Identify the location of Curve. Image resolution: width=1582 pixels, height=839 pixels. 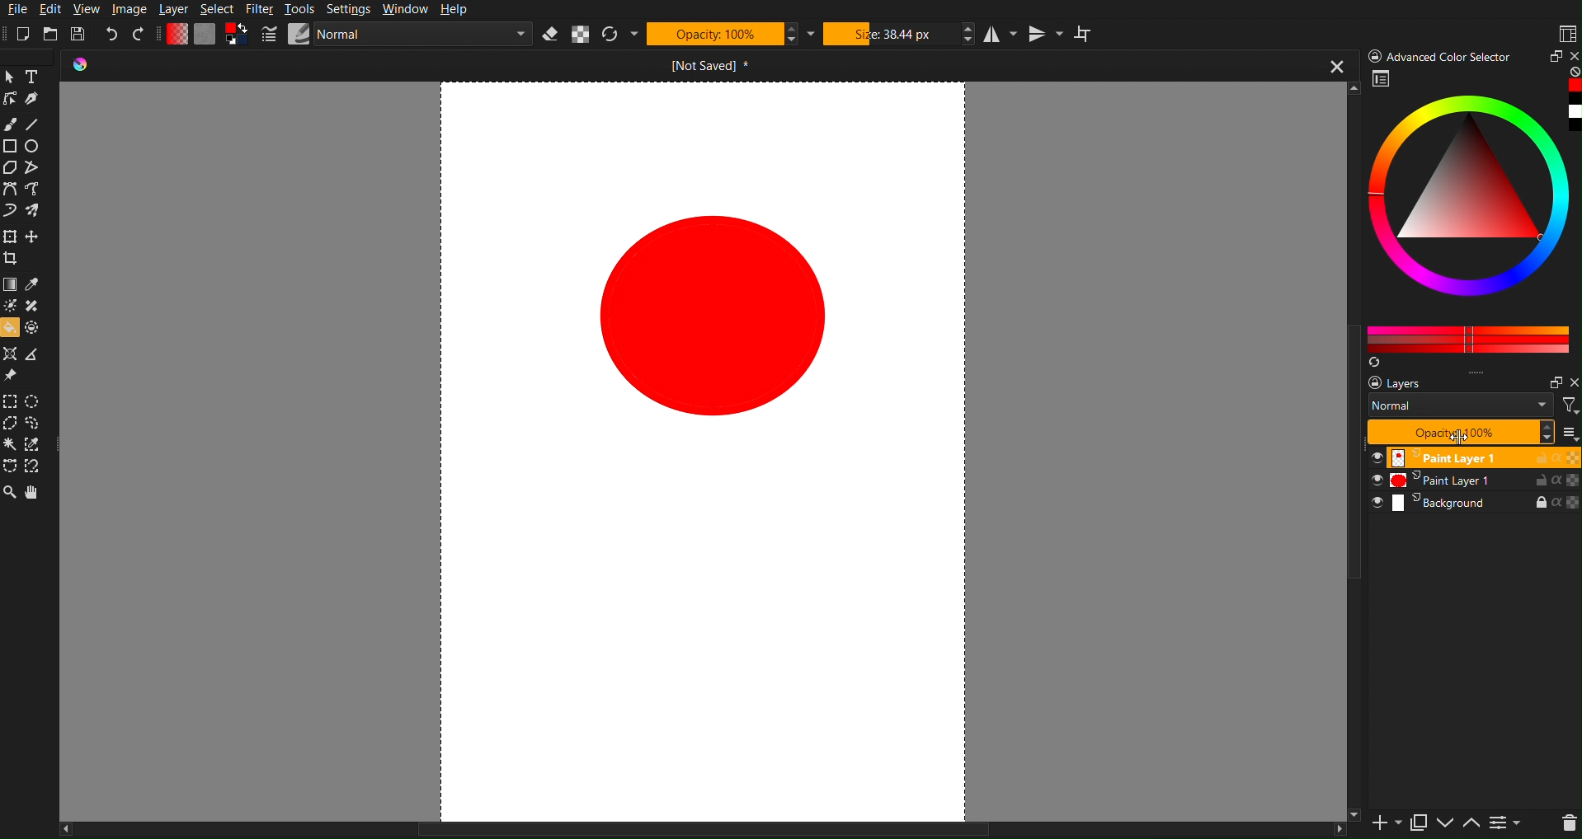
(238, 33).